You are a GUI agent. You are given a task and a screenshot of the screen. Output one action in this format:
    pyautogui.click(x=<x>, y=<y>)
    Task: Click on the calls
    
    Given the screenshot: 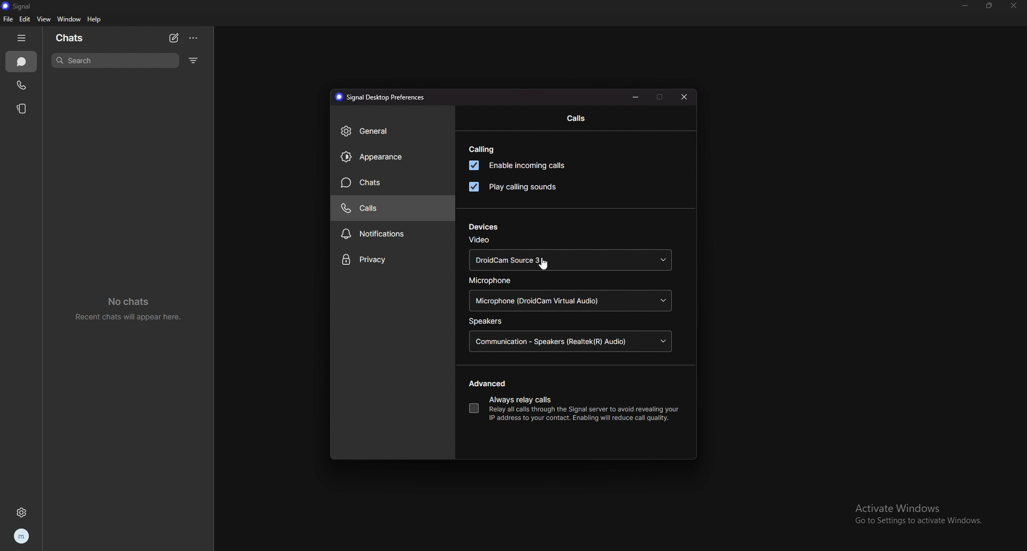 What is the action you would take?
    pyautogui.click(x=22, y=84)
    